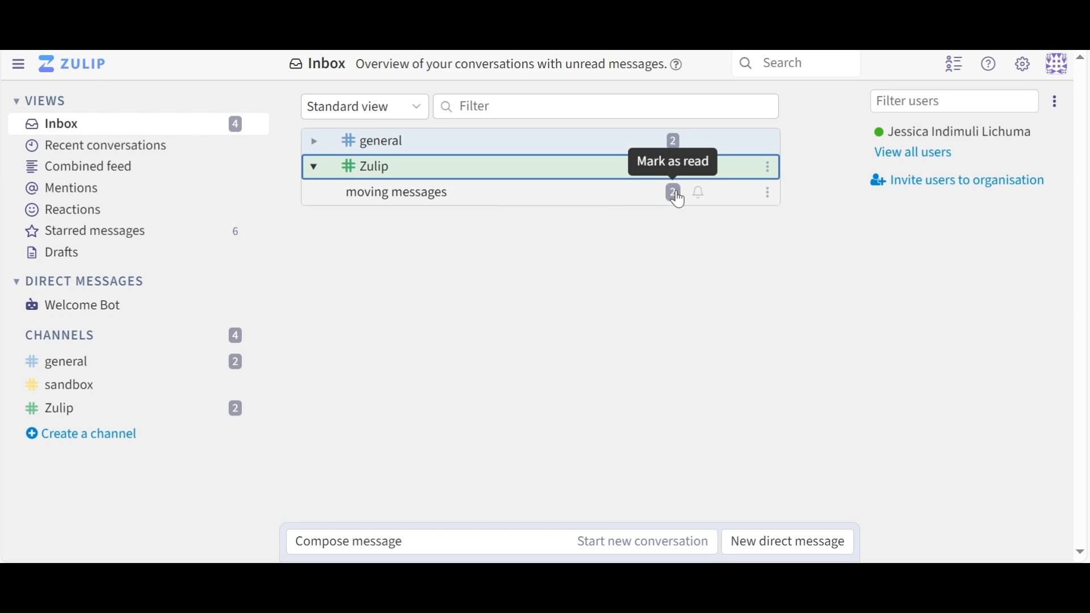  I want to click on Hide left Sidebar, so click(18, 65).